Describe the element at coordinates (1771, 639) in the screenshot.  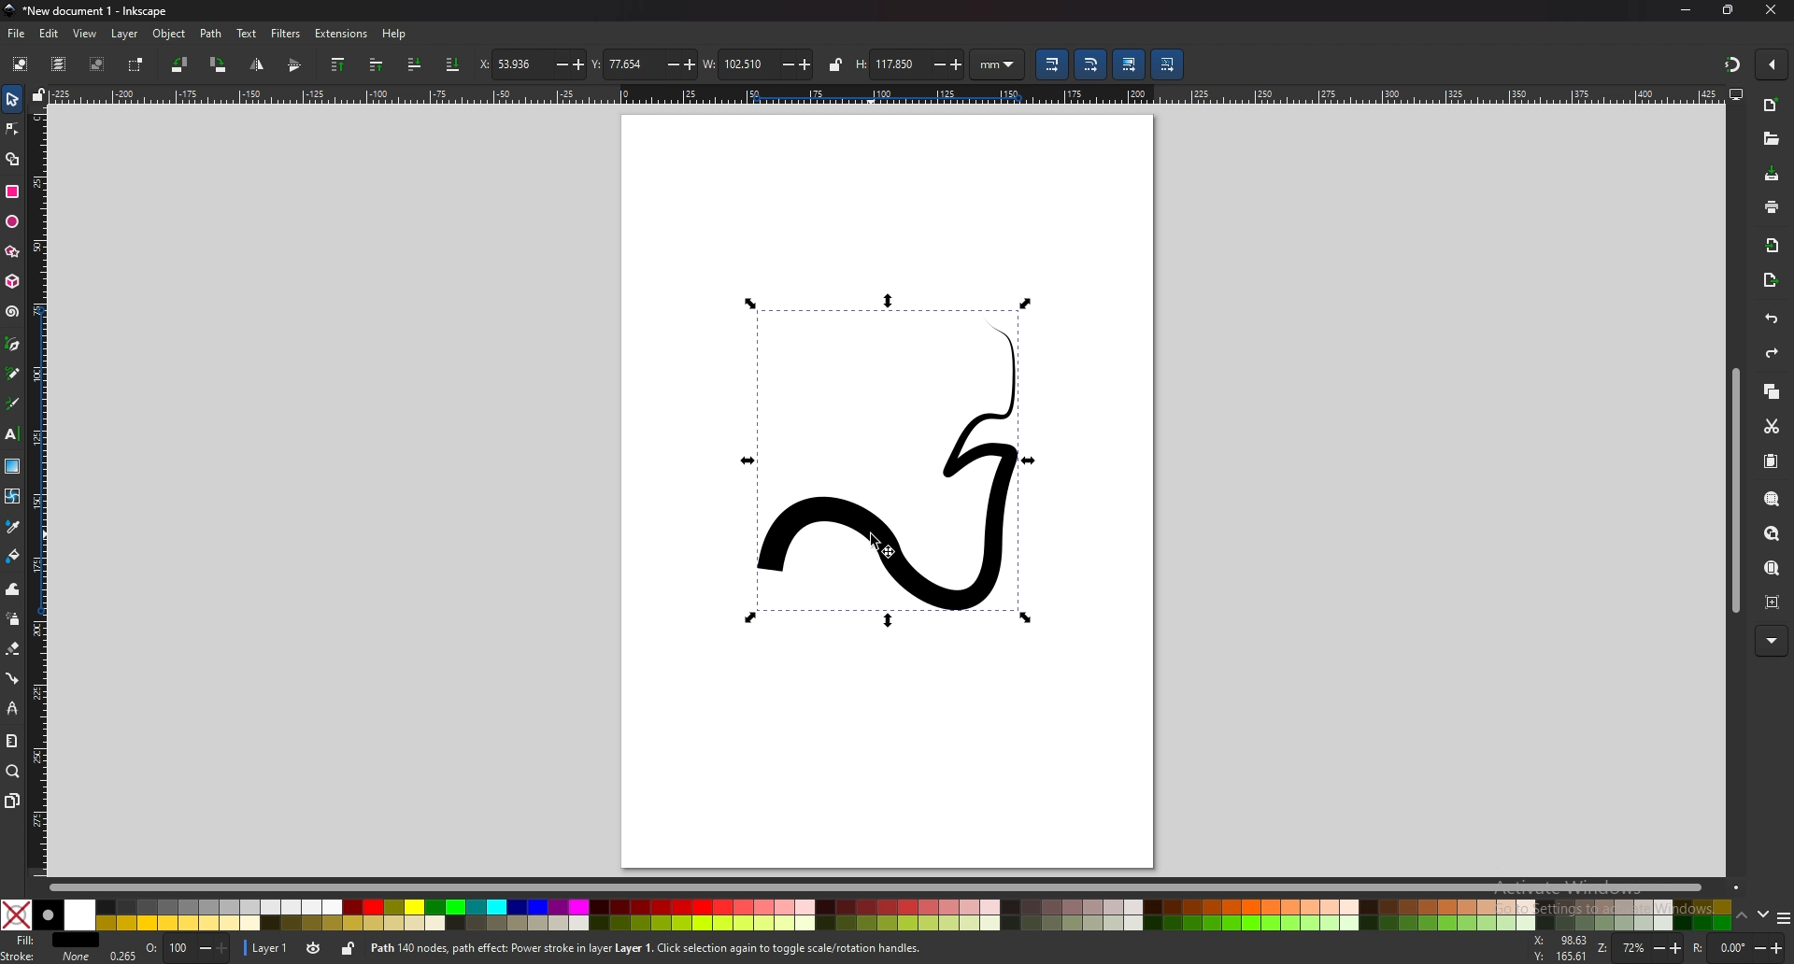
I see `MORE` at that location.